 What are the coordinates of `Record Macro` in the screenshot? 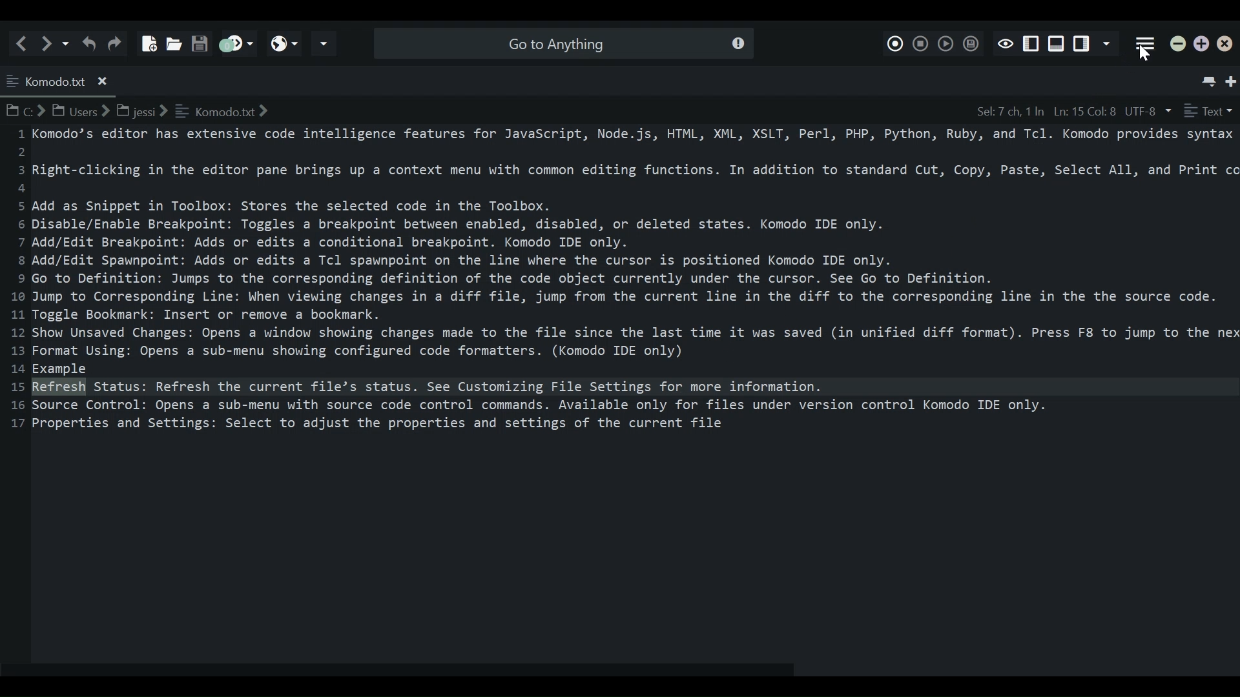 It's located at (896, 41).